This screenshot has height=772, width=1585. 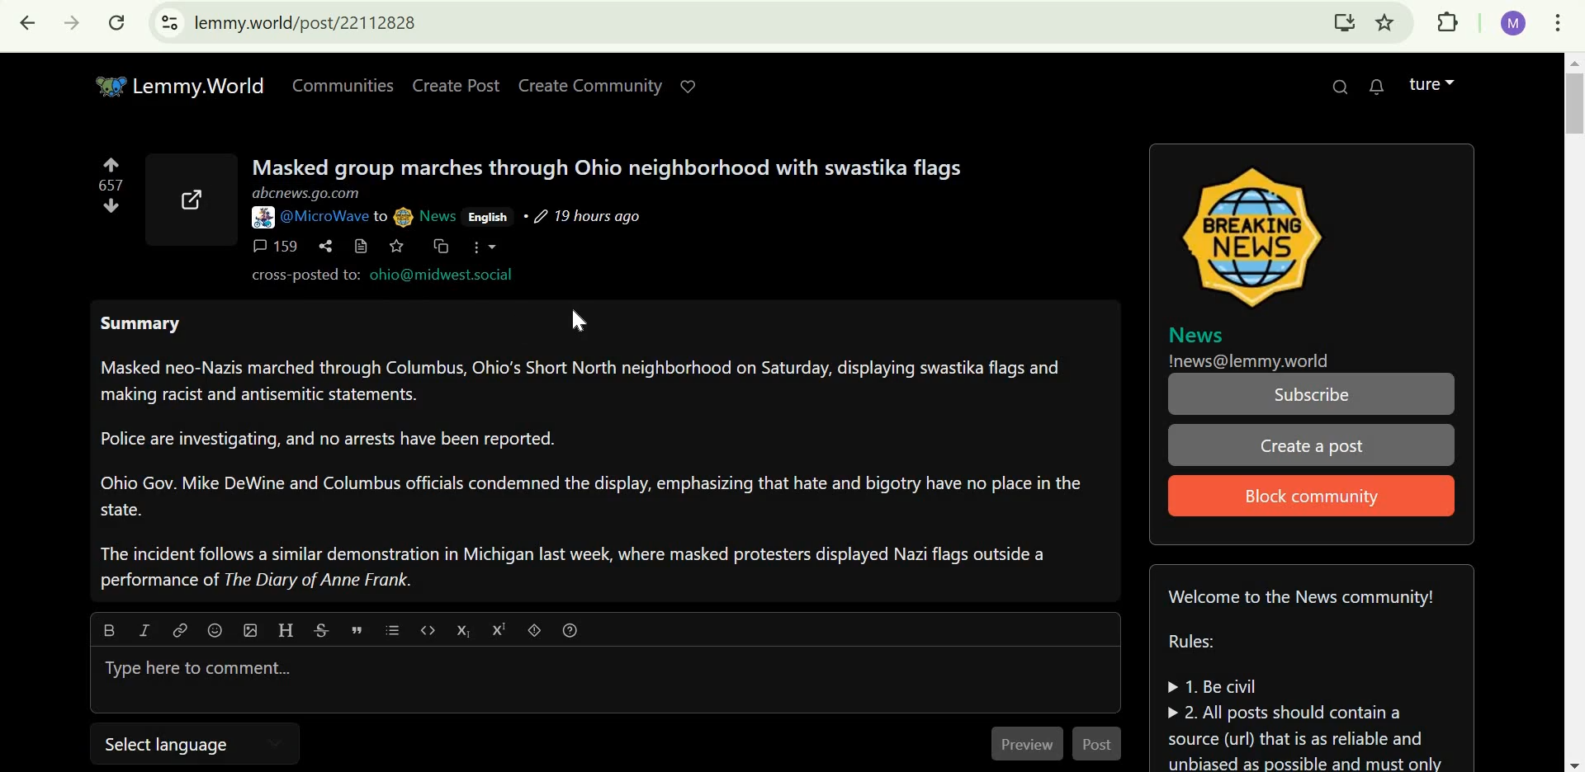 What do you see at coordinates (534, 630) in the screenshot?
I see `spoiler` at bounding box center [534, 630].